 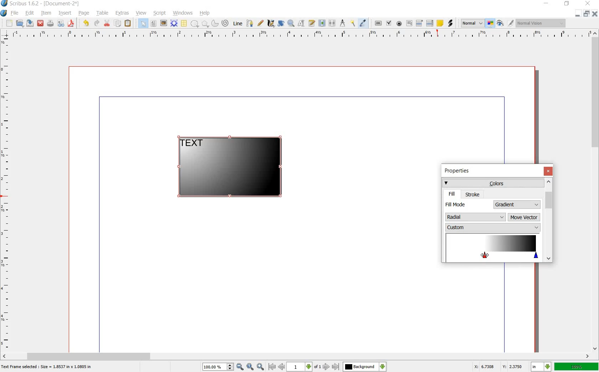 I want to click on windows, so click(x=183, y=13).